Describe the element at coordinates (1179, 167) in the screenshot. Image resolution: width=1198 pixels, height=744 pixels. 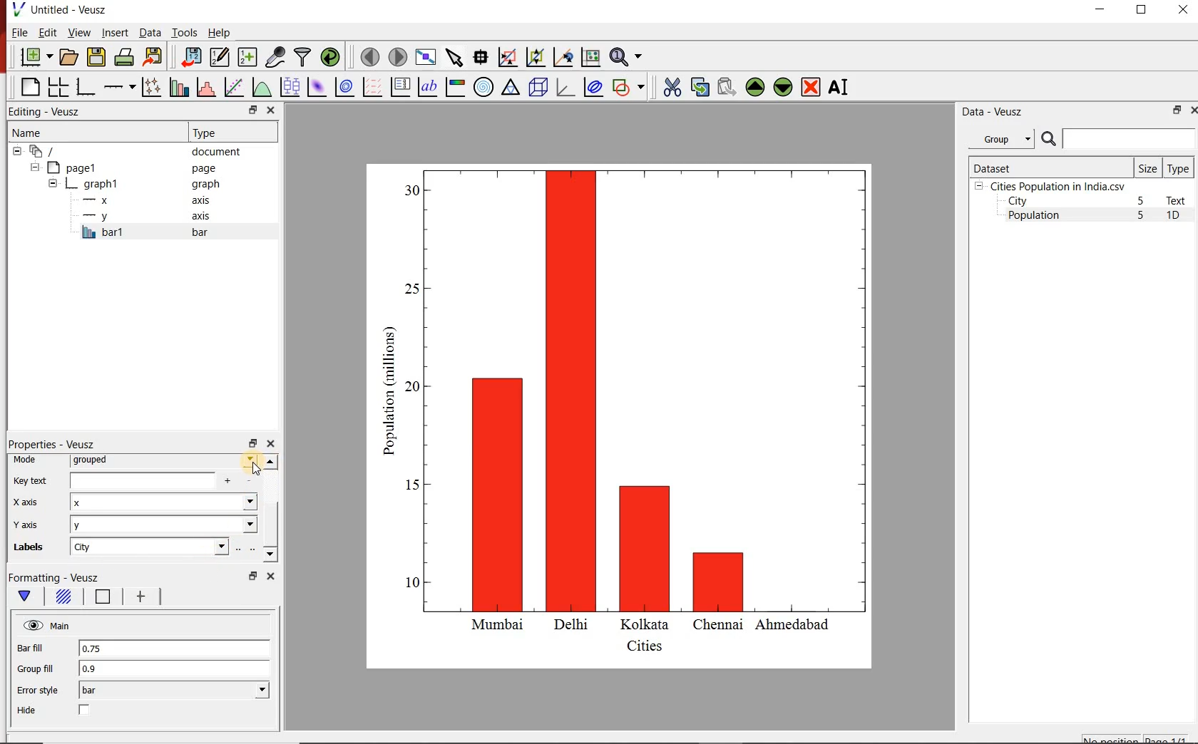
I see `Type` at that location.